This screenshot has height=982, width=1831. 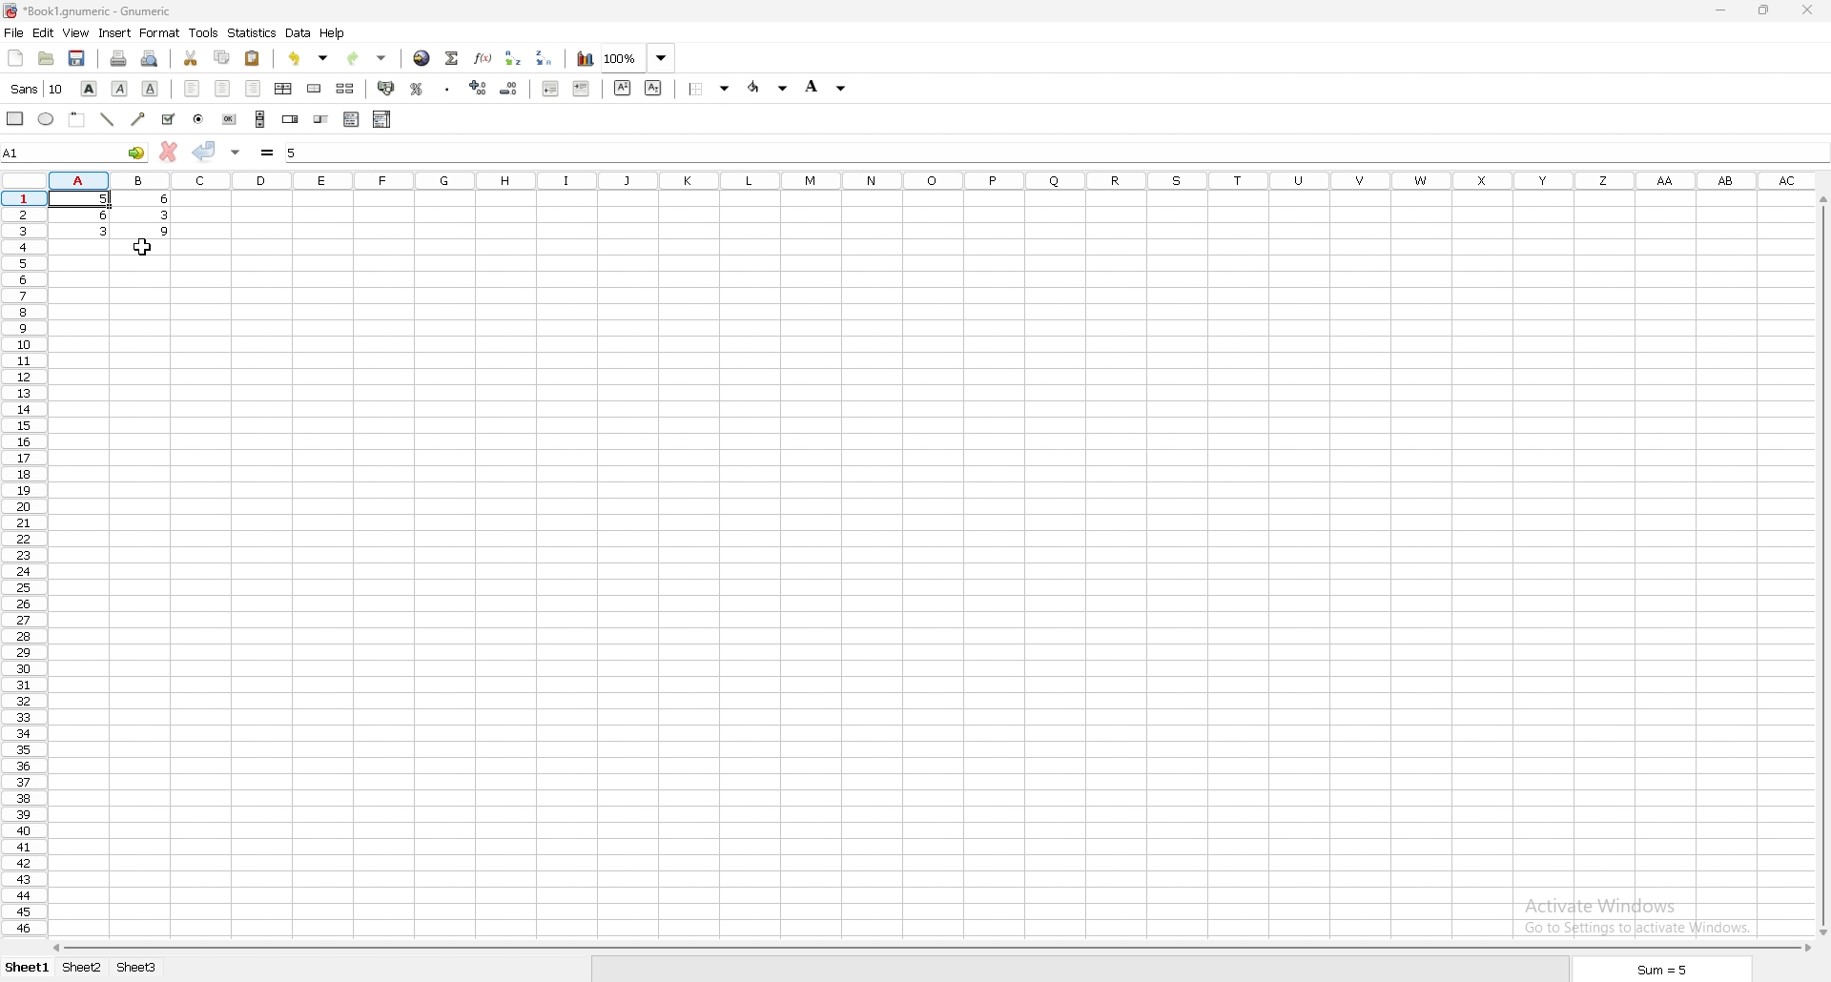 I want to click on scroll button, so click(x=259, y=118).